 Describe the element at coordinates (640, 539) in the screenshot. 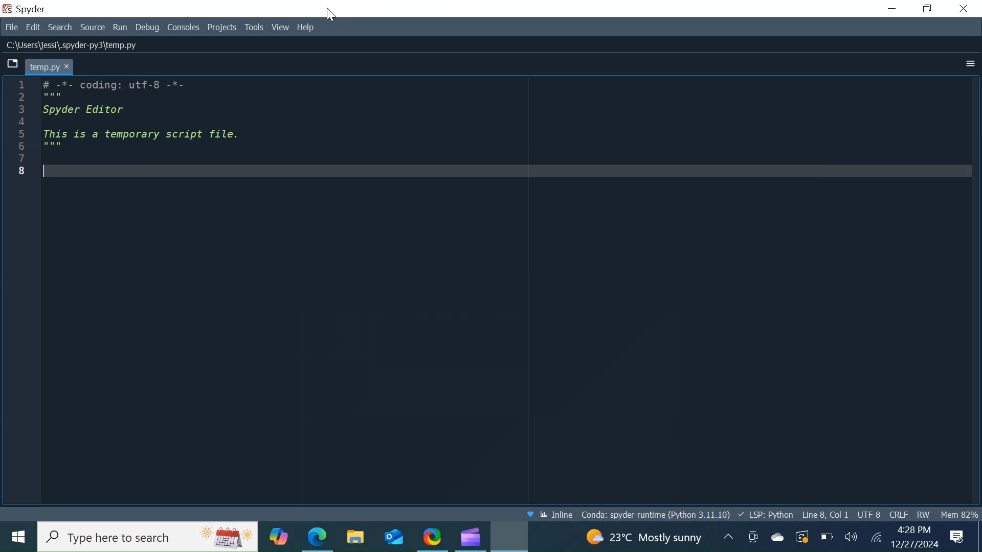

I see `Weather` at that location.